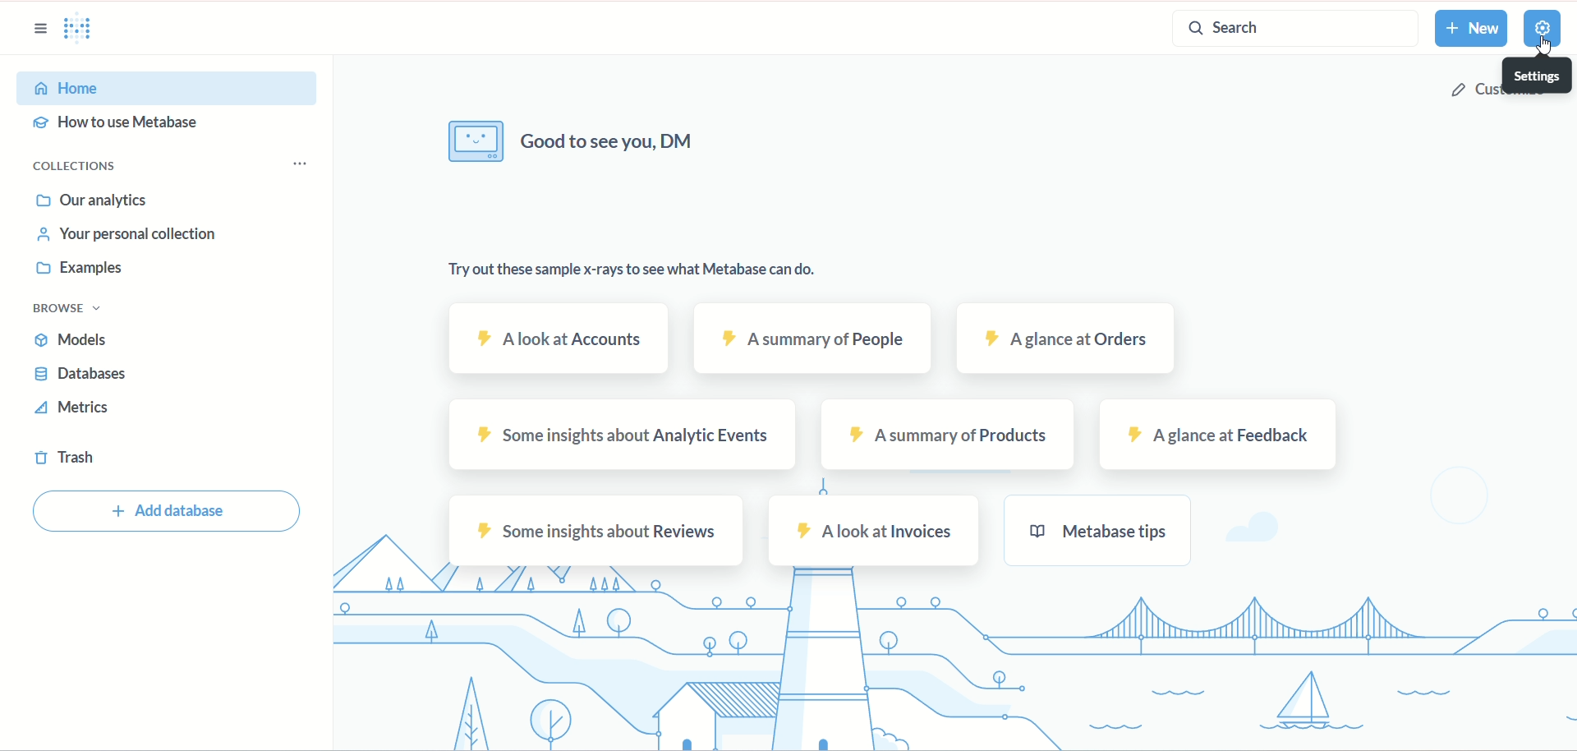  What do you see at coordinates (1511, 91) in the screenshot?
I see `customize` at bounding box center [1511, 91].